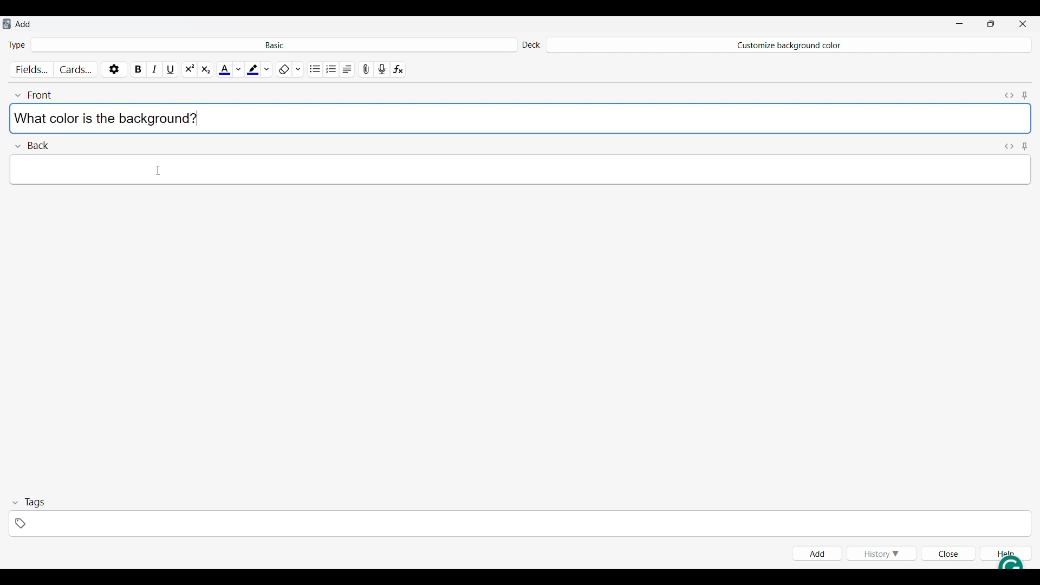 Image resolution: width=1040 pixels, height=585 pixels. What do you see at coordinates (298, 67) in the screenshot?
I see `Formatting options` at bounding box center [298, 67].